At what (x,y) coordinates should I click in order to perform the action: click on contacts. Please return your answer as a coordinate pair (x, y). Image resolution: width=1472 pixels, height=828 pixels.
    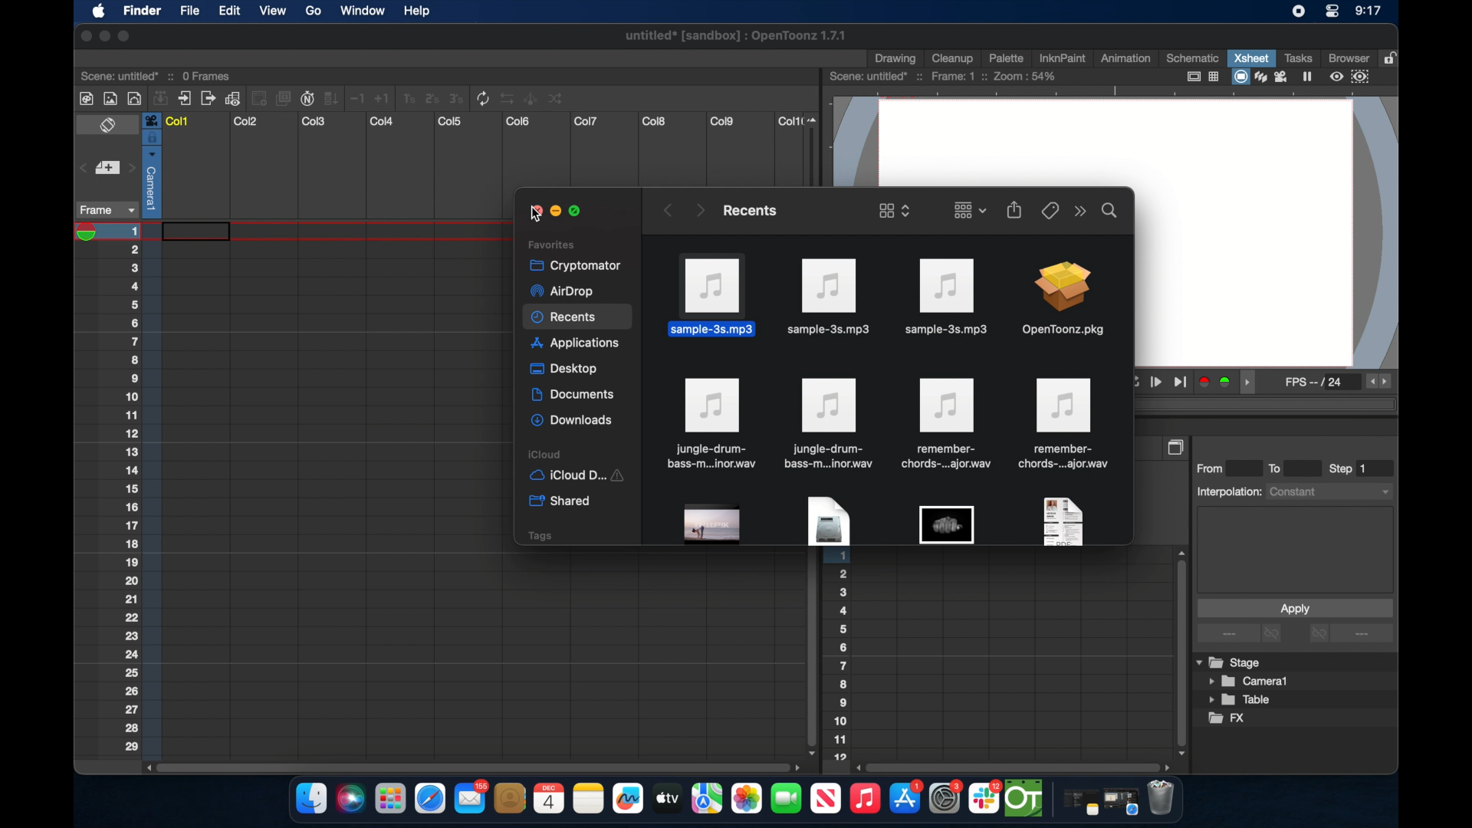
    Looking at the image, I should click on (511, 798).